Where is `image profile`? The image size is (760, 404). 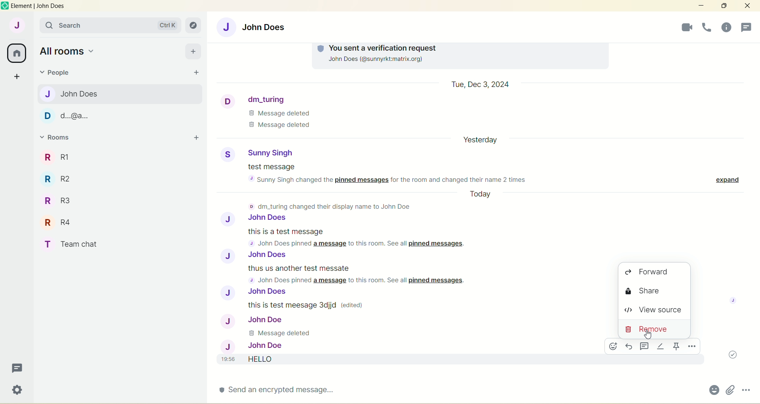 image profile is located at coordinates (734, 299).